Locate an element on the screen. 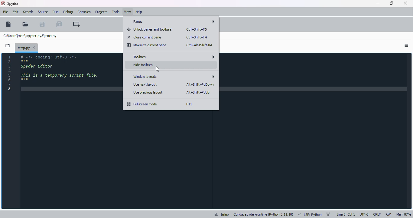 The height and width of the screenshot is (218, 413). consoles is located at coordinates (84, 12).